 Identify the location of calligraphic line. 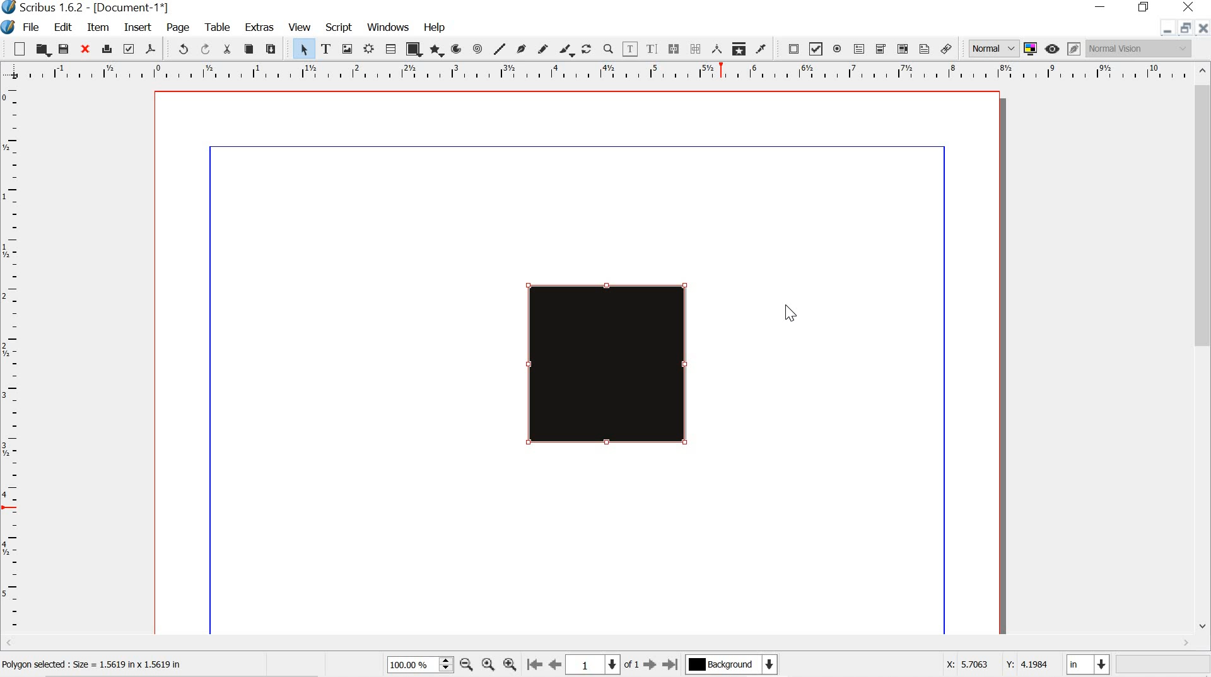
(567, 49).